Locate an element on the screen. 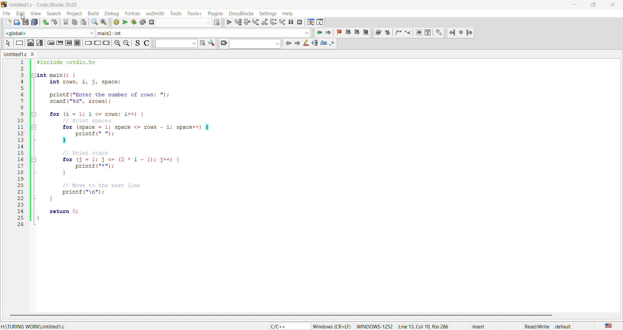 This screenshot has width=623, height=330. undo is located at coordinates (46, 22).